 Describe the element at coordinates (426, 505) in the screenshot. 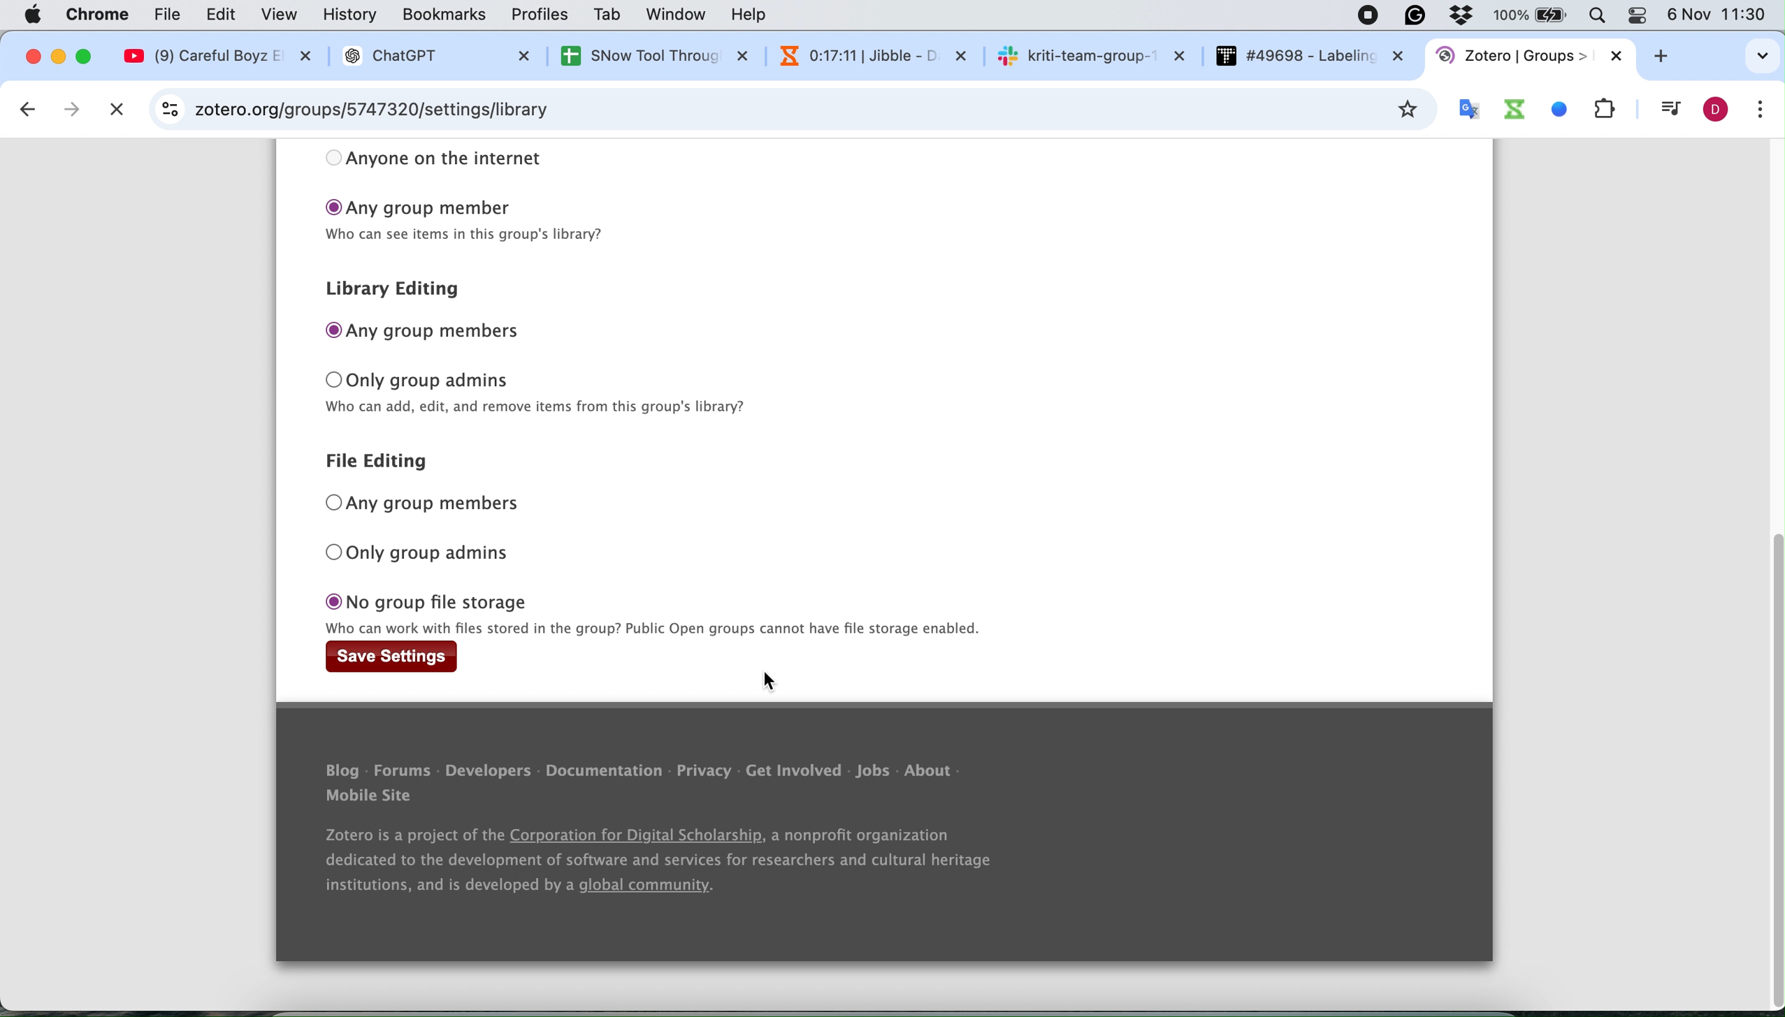

I see `any group members` at that location.